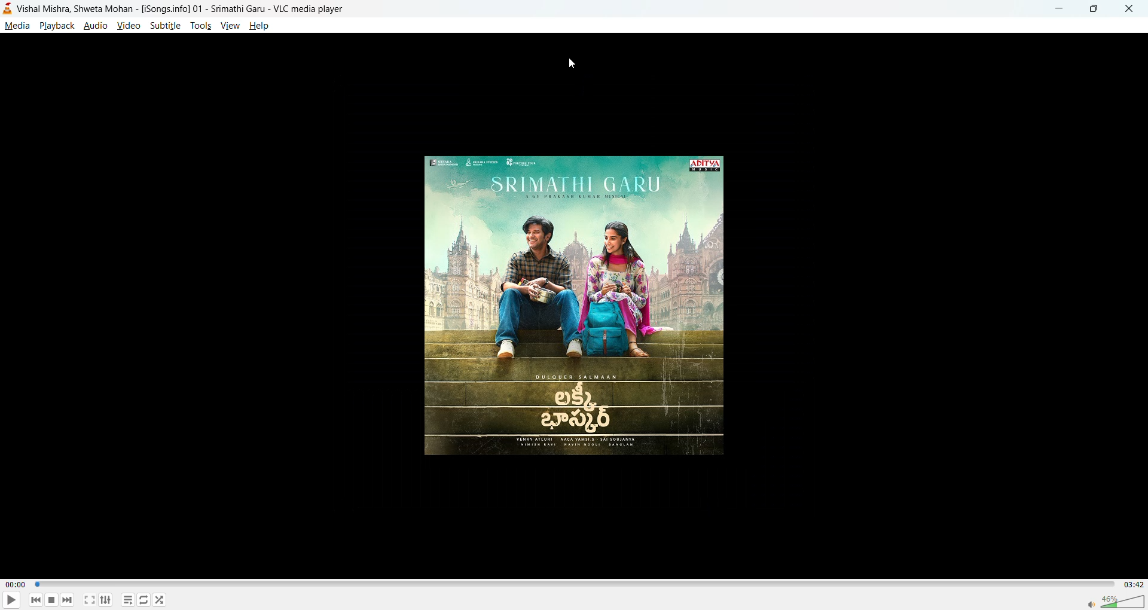 The width and height of the screenshot is (1148, 610). What do you see at coordinates (1125, 9) in the screenshot?
I see `close` at bounding box center [1125, 9].